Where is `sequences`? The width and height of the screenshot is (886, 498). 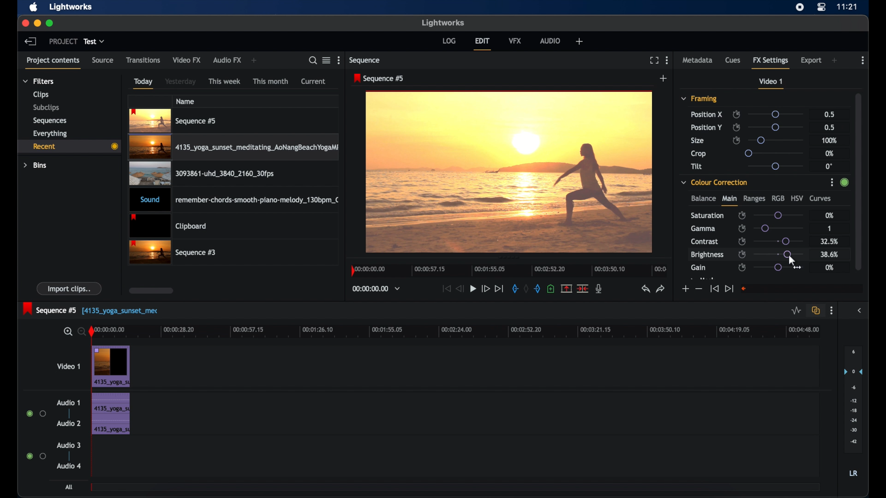 sequences is located at coordinates (50, 121).